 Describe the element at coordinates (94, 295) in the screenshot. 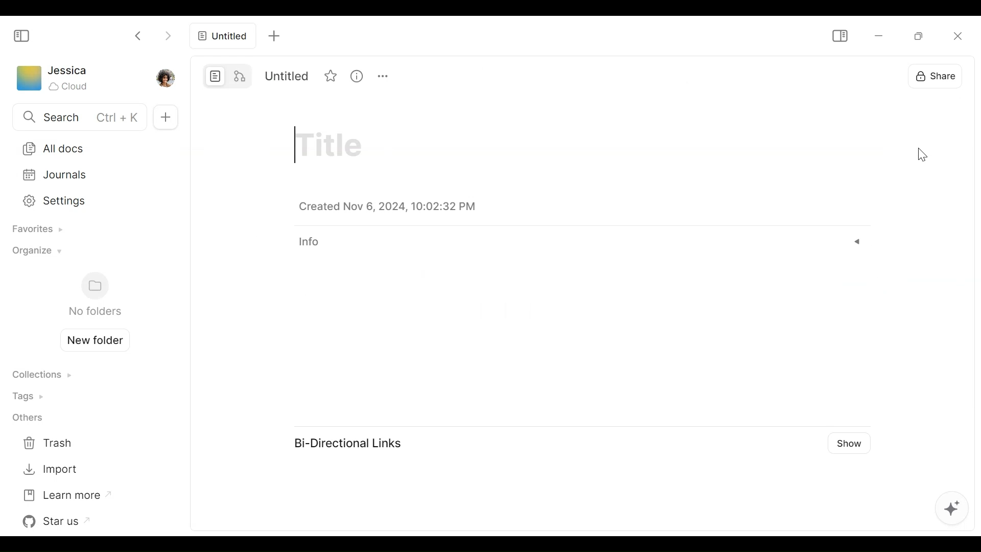

I see `Folders` at that location.